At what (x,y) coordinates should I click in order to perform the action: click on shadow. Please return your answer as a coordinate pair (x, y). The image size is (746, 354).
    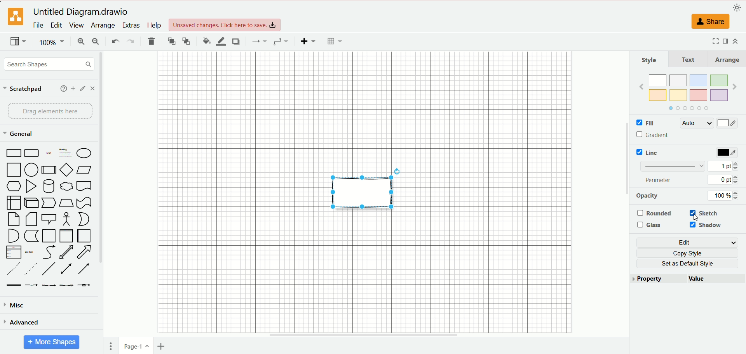
    Looking at the image, I should click on (235, 41).